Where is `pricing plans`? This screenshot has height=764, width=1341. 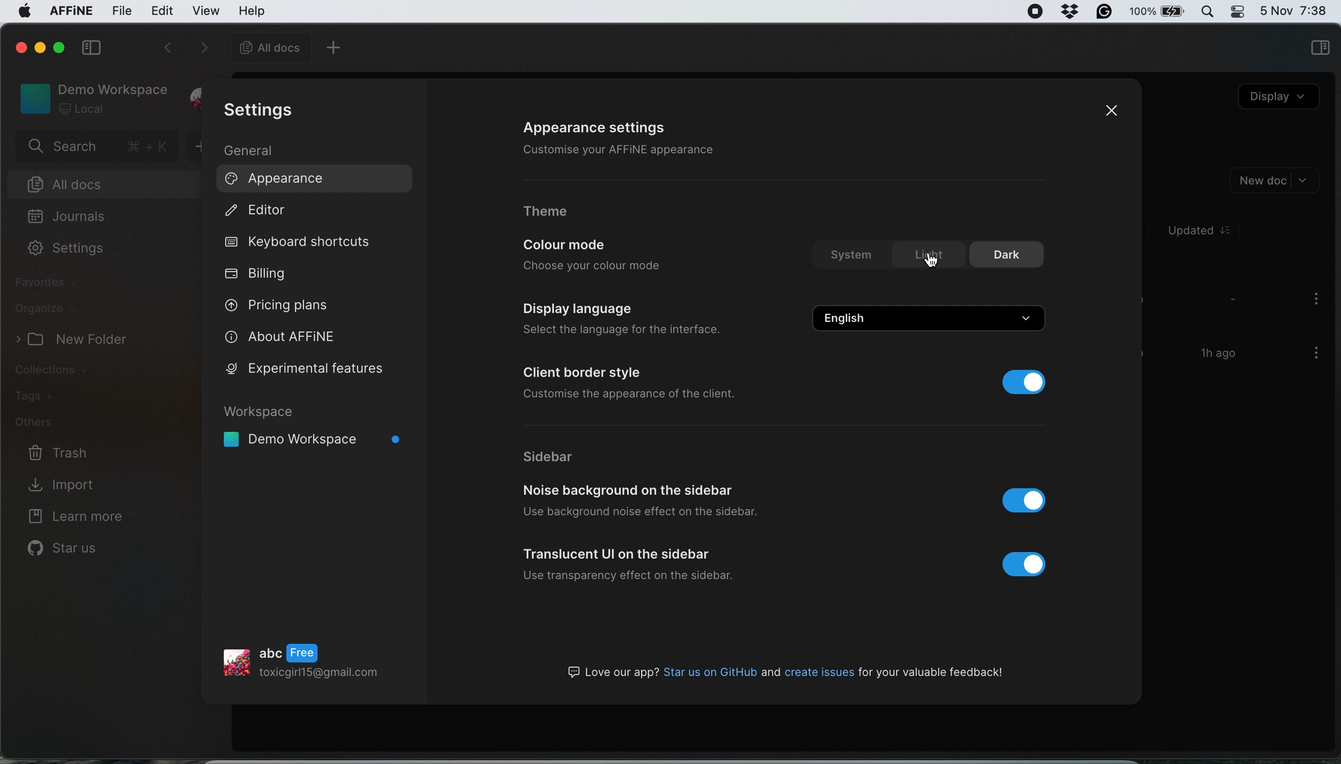
pricing plans is located at coordinates (293, 306).